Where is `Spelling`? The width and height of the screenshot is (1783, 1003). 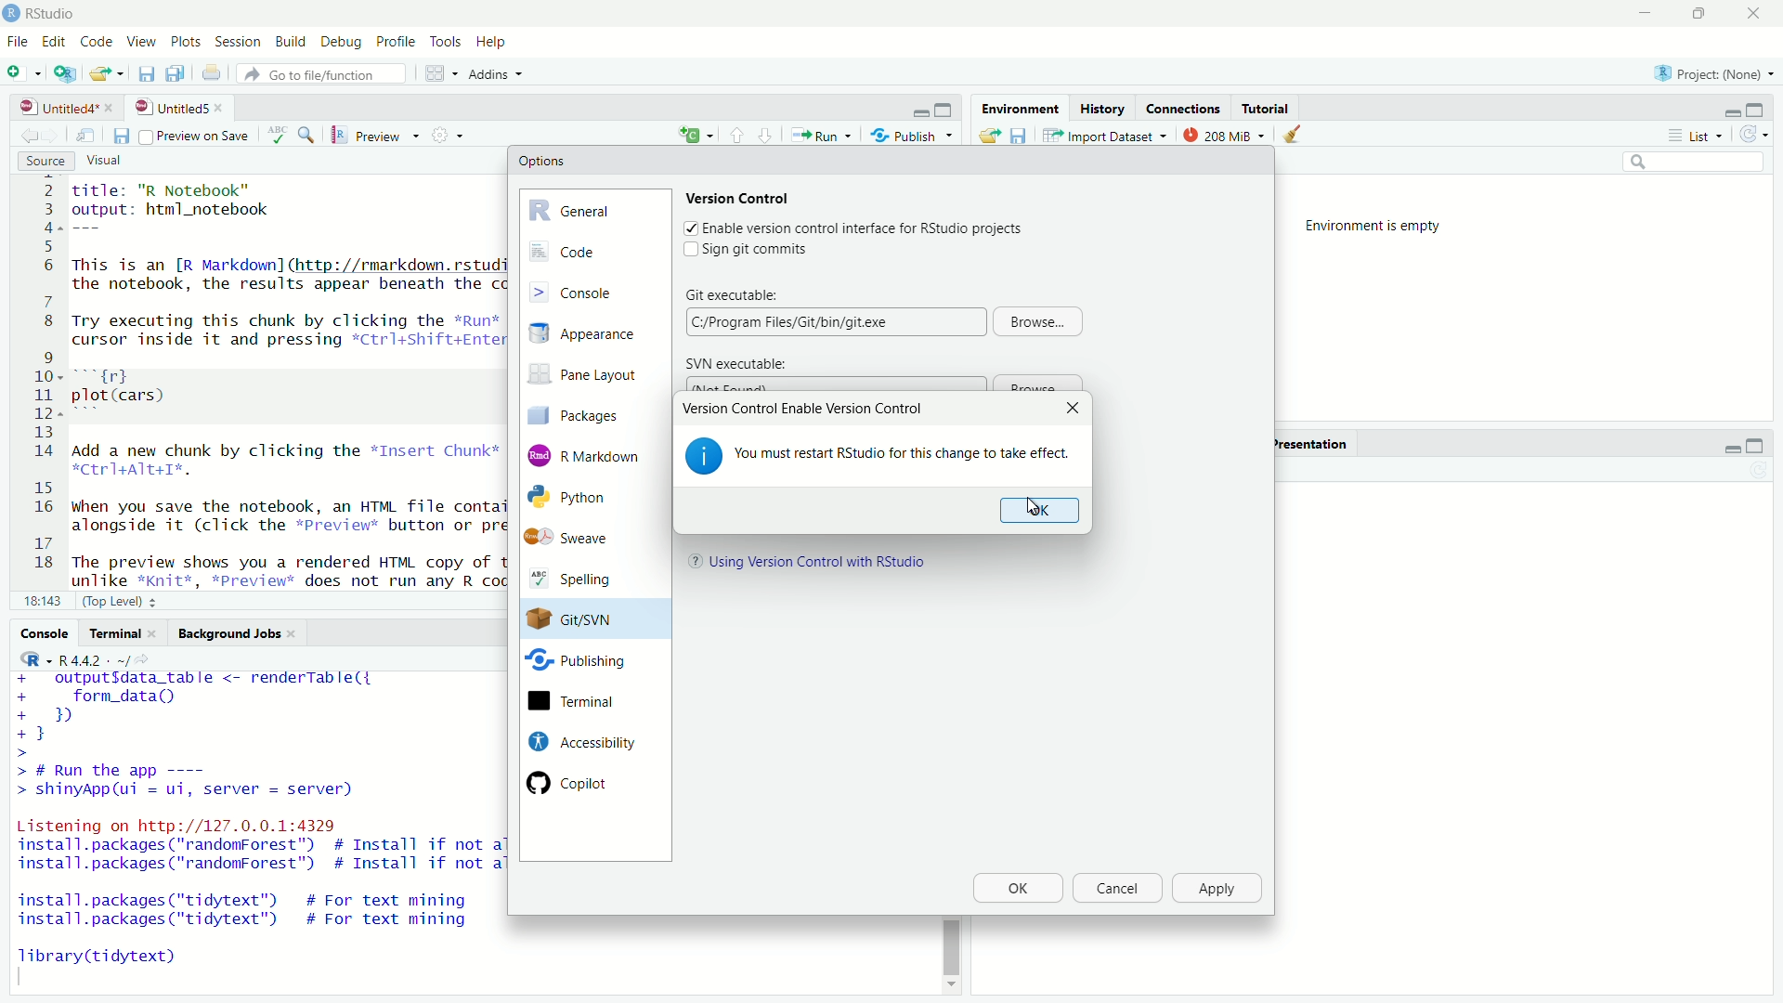 Spelling is located at coordinates (582, 580).